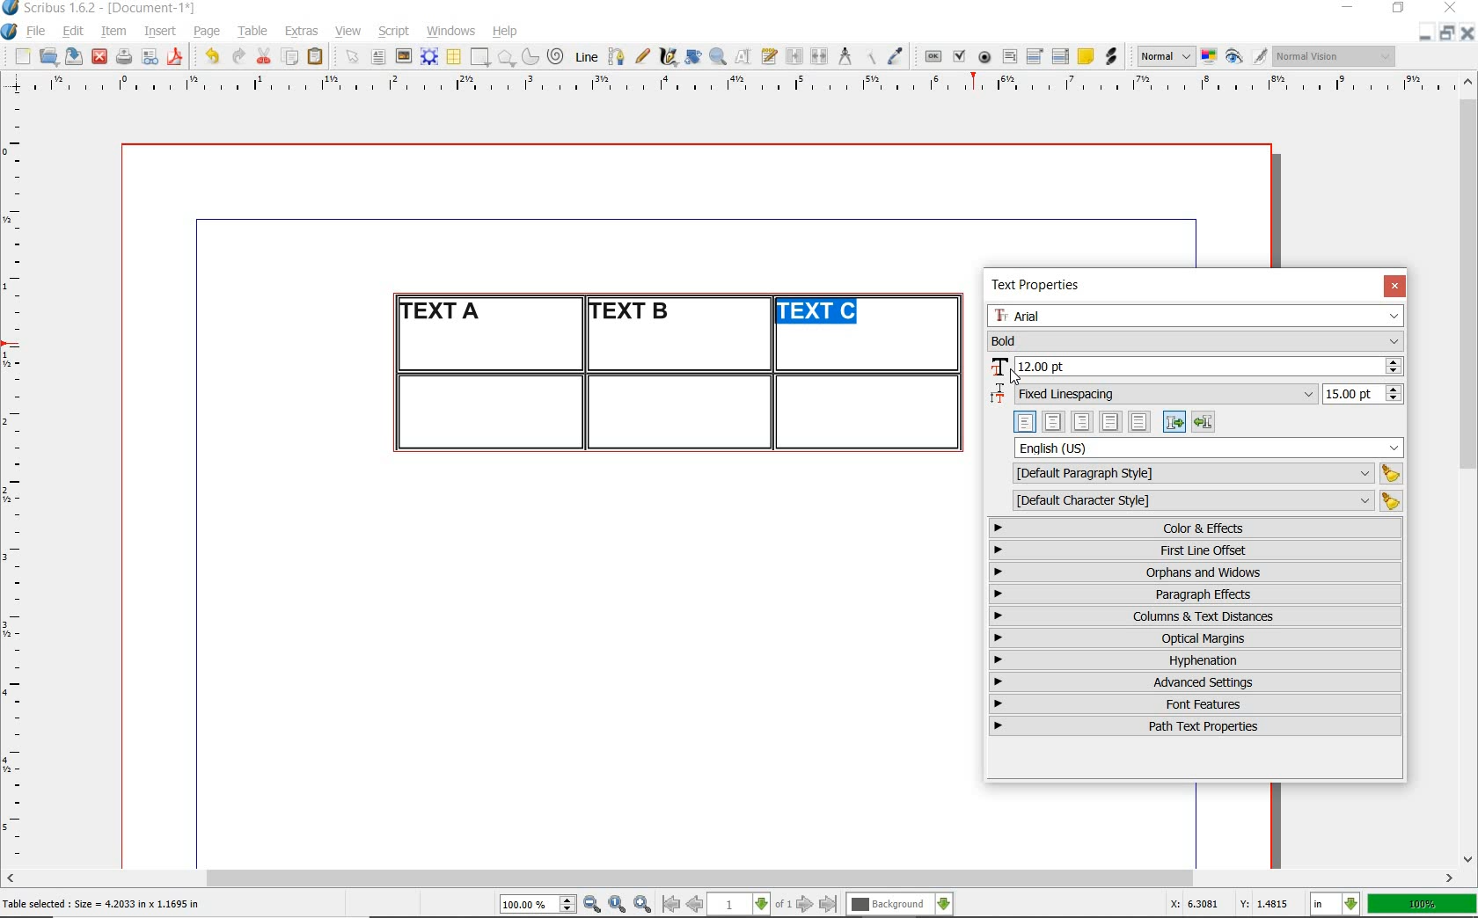 The image size is (1478, 918). Describe the element at coordinates (1211, 58) in the screenshot. I see `toggle color management` at that location.